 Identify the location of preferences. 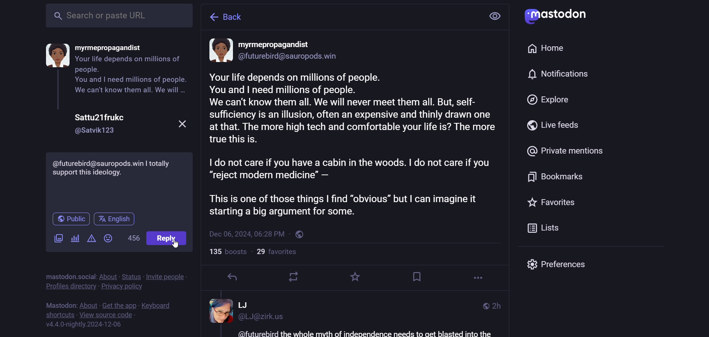
(558, 265).